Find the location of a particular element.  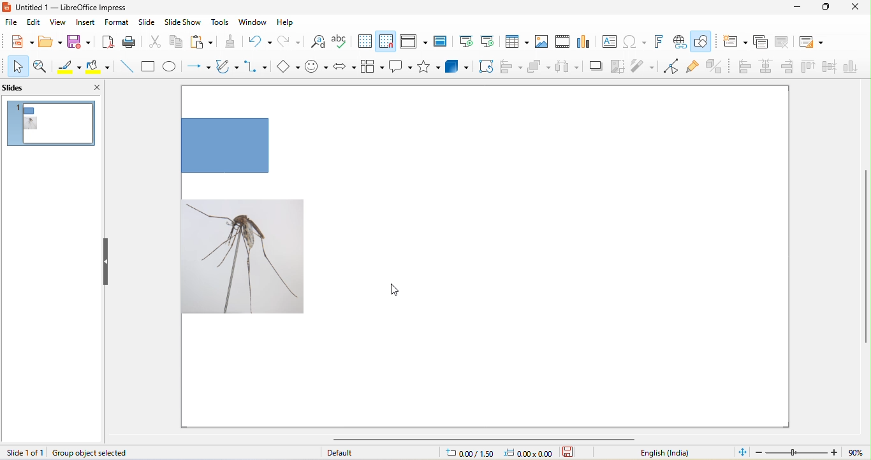

shape is located at coordinates (235, 146).